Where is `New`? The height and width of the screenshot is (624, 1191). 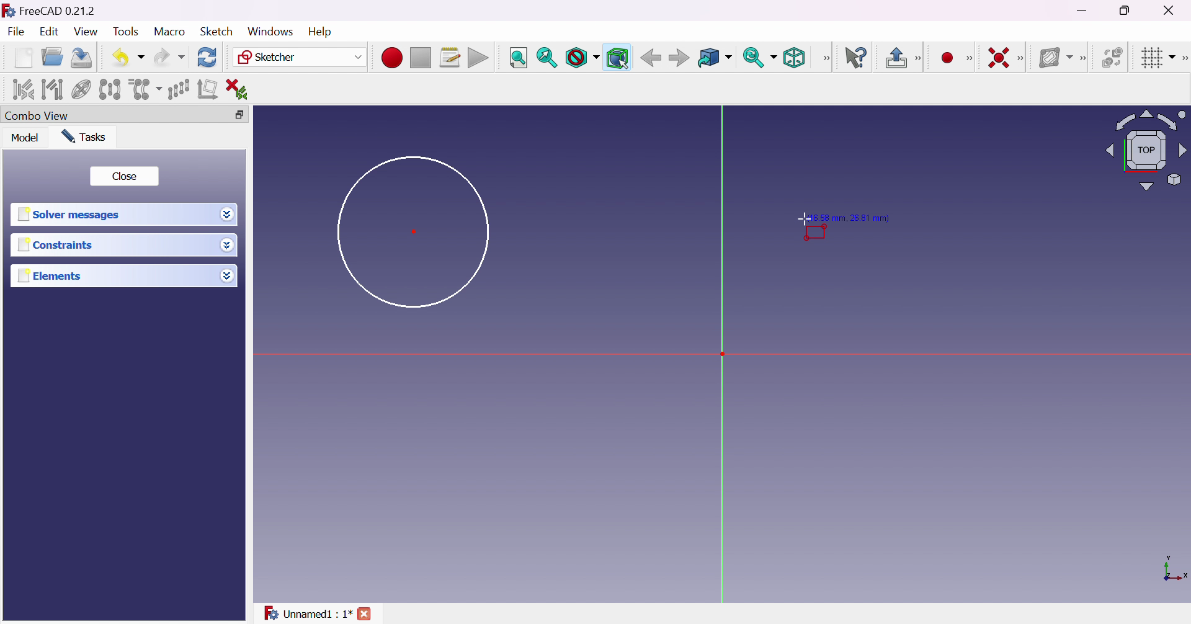
New is located at coordinates (24, 57).